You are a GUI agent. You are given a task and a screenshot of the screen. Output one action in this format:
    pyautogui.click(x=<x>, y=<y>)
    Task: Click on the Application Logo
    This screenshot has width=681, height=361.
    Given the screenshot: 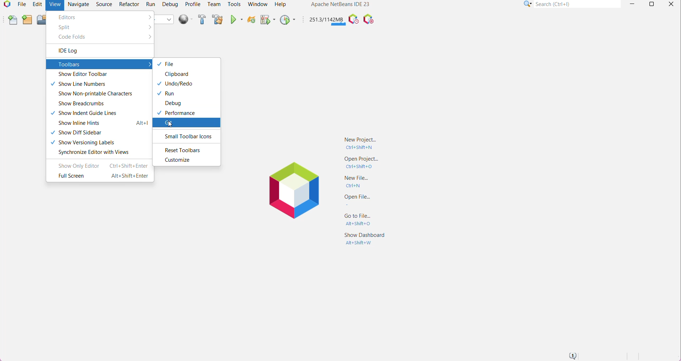 What is the action you would take?
    pyautogui.click(x=6, y=5)
    